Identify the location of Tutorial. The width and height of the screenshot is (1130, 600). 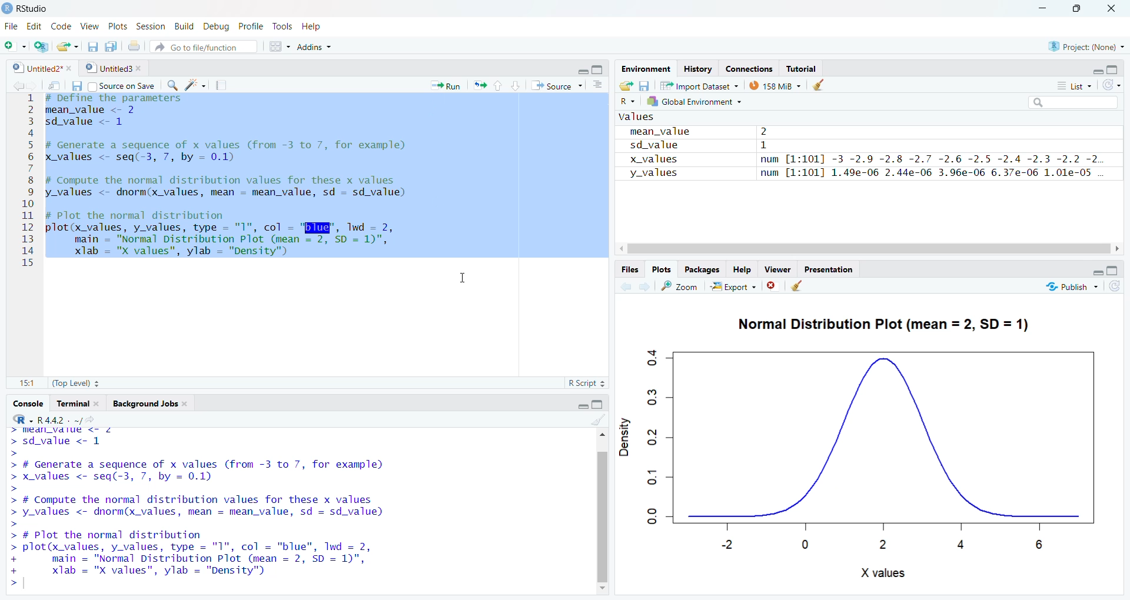
(803, 68).